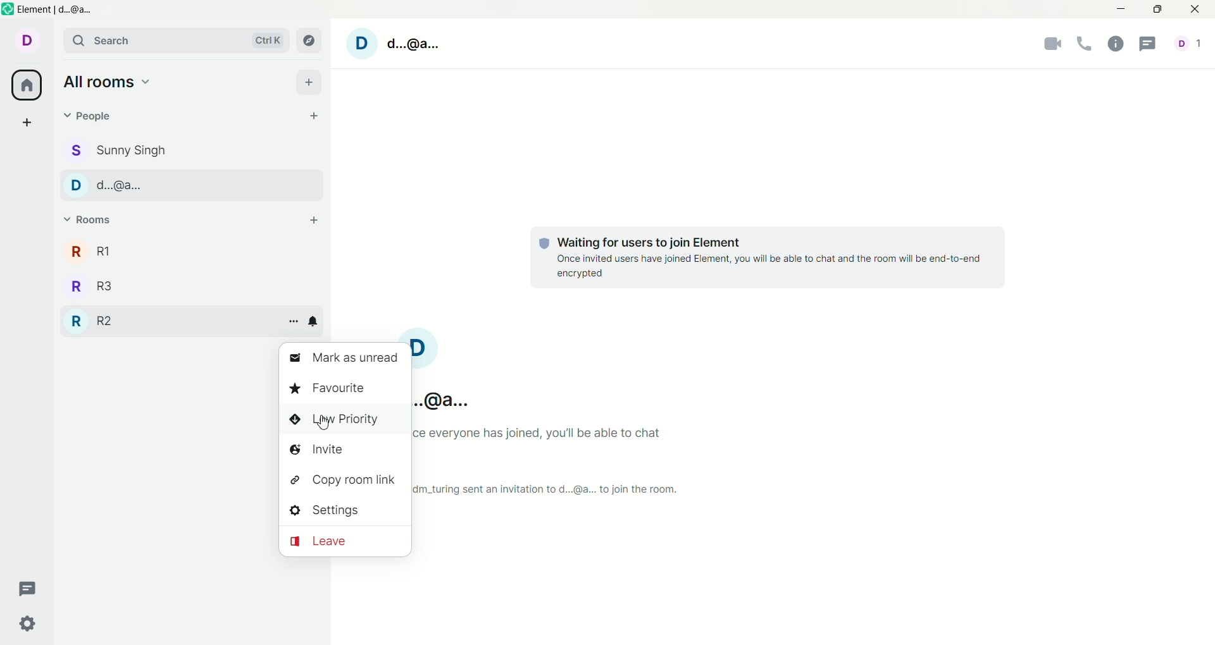 The height and width of the screenshot is (645, 1215). I want to click on video call, so click(1056, 45).